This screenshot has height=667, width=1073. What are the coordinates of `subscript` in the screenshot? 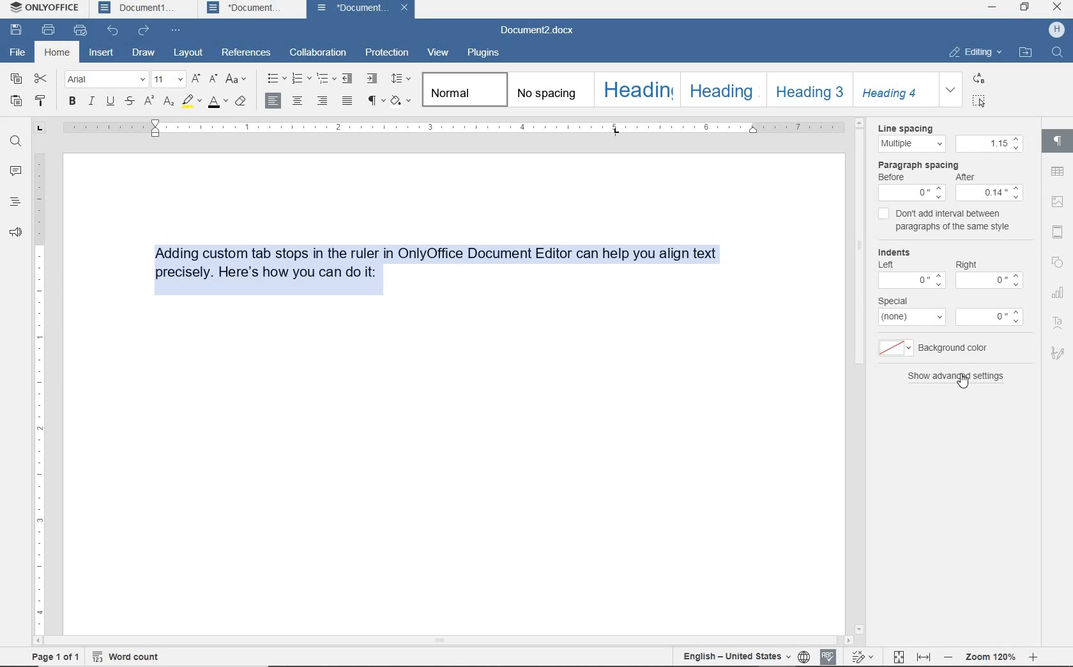 It's located at (169, 102).